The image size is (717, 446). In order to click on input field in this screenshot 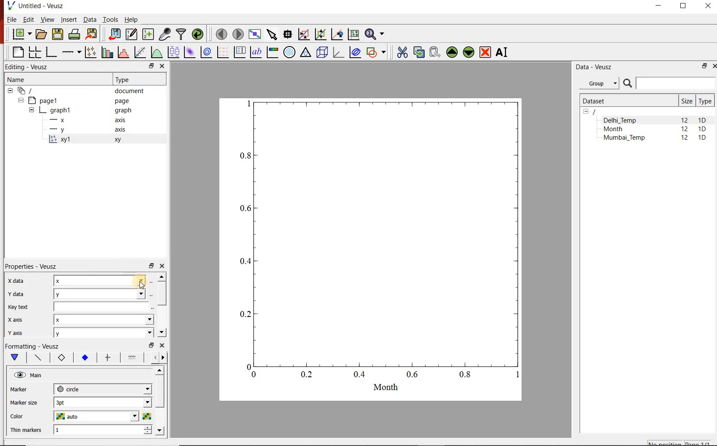, I will do `click(105, 306)`.